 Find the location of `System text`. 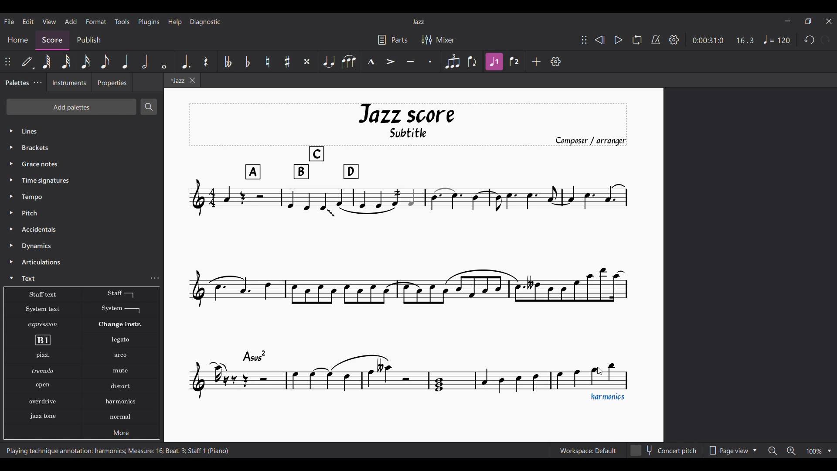

System text is located at coordinates (42, 309).